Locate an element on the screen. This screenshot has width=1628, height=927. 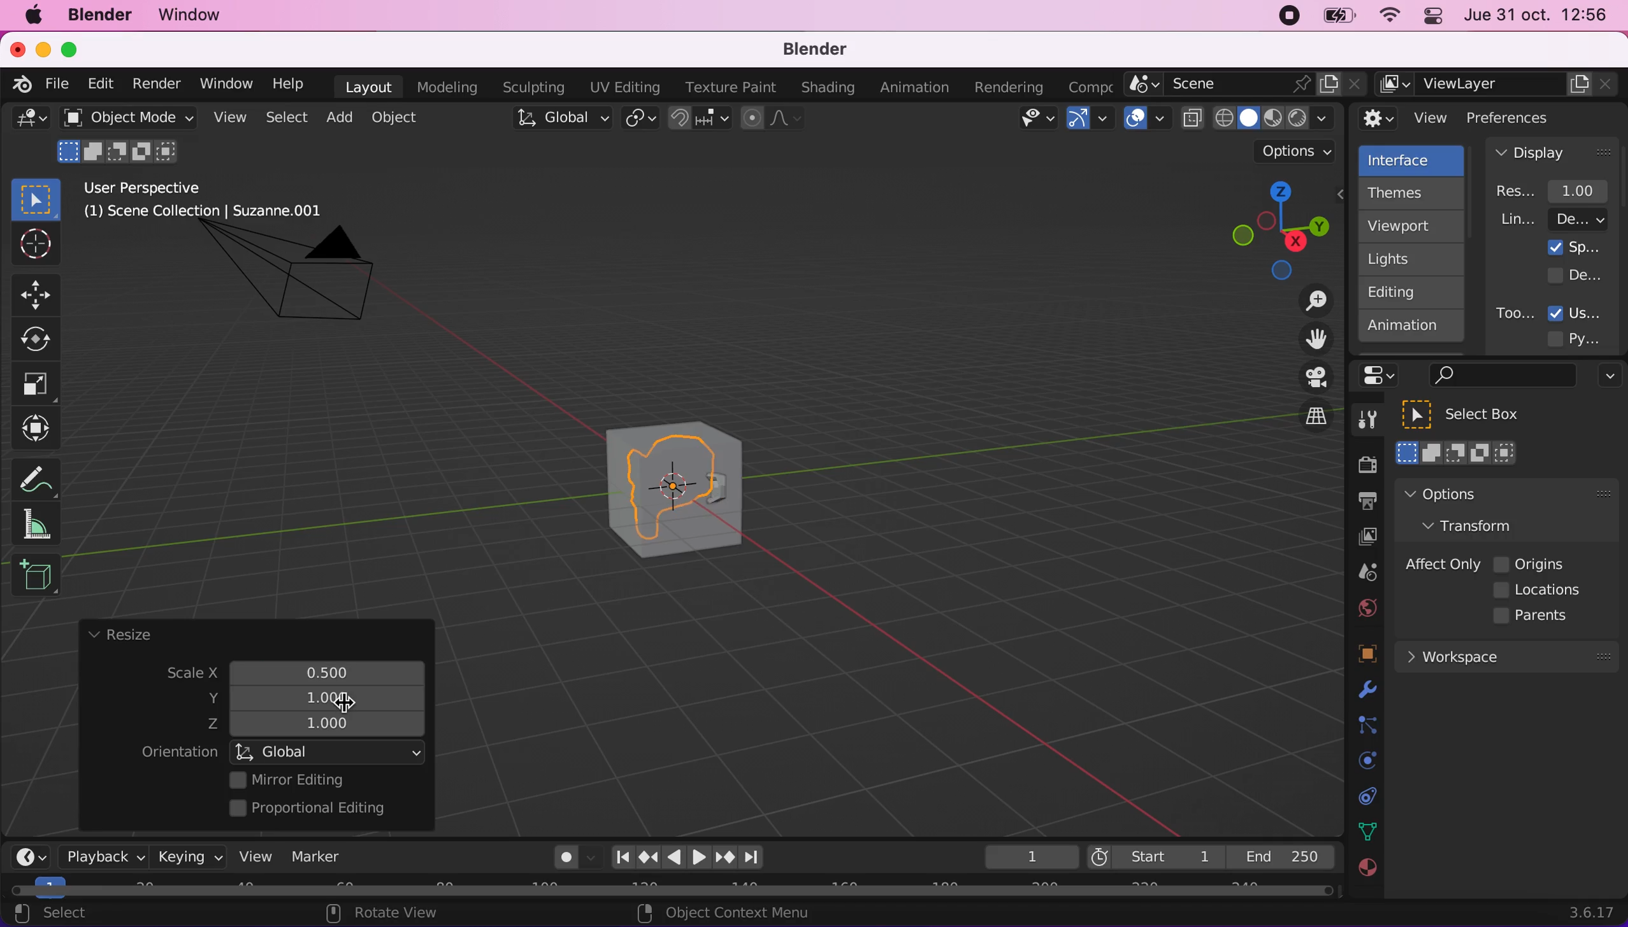
gizmos is located at coordinates (1089, 122).